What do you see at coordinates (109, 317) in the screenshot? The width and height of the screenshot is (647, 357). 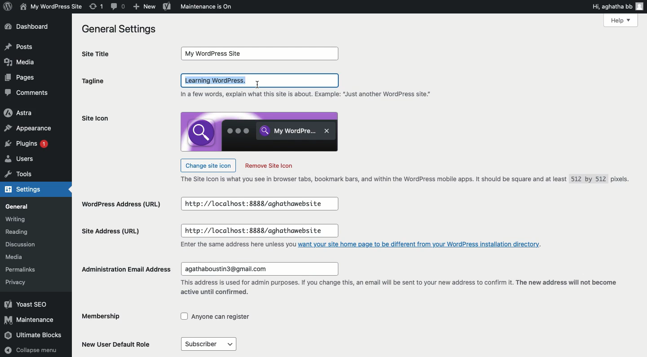 I see `Membership` at bounding box center [109, 317].